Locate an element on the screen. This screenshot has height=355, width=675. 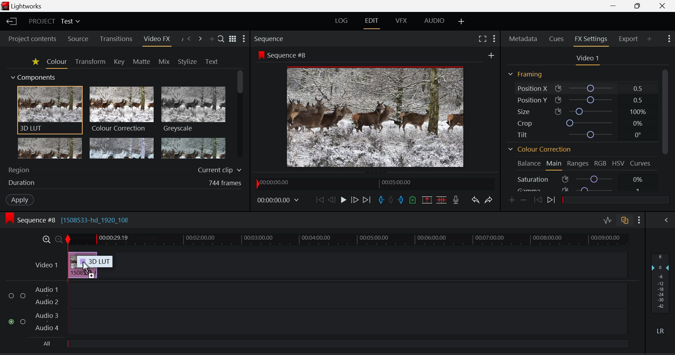
Audio Input Checkbox is located at coordinates (11, 321).